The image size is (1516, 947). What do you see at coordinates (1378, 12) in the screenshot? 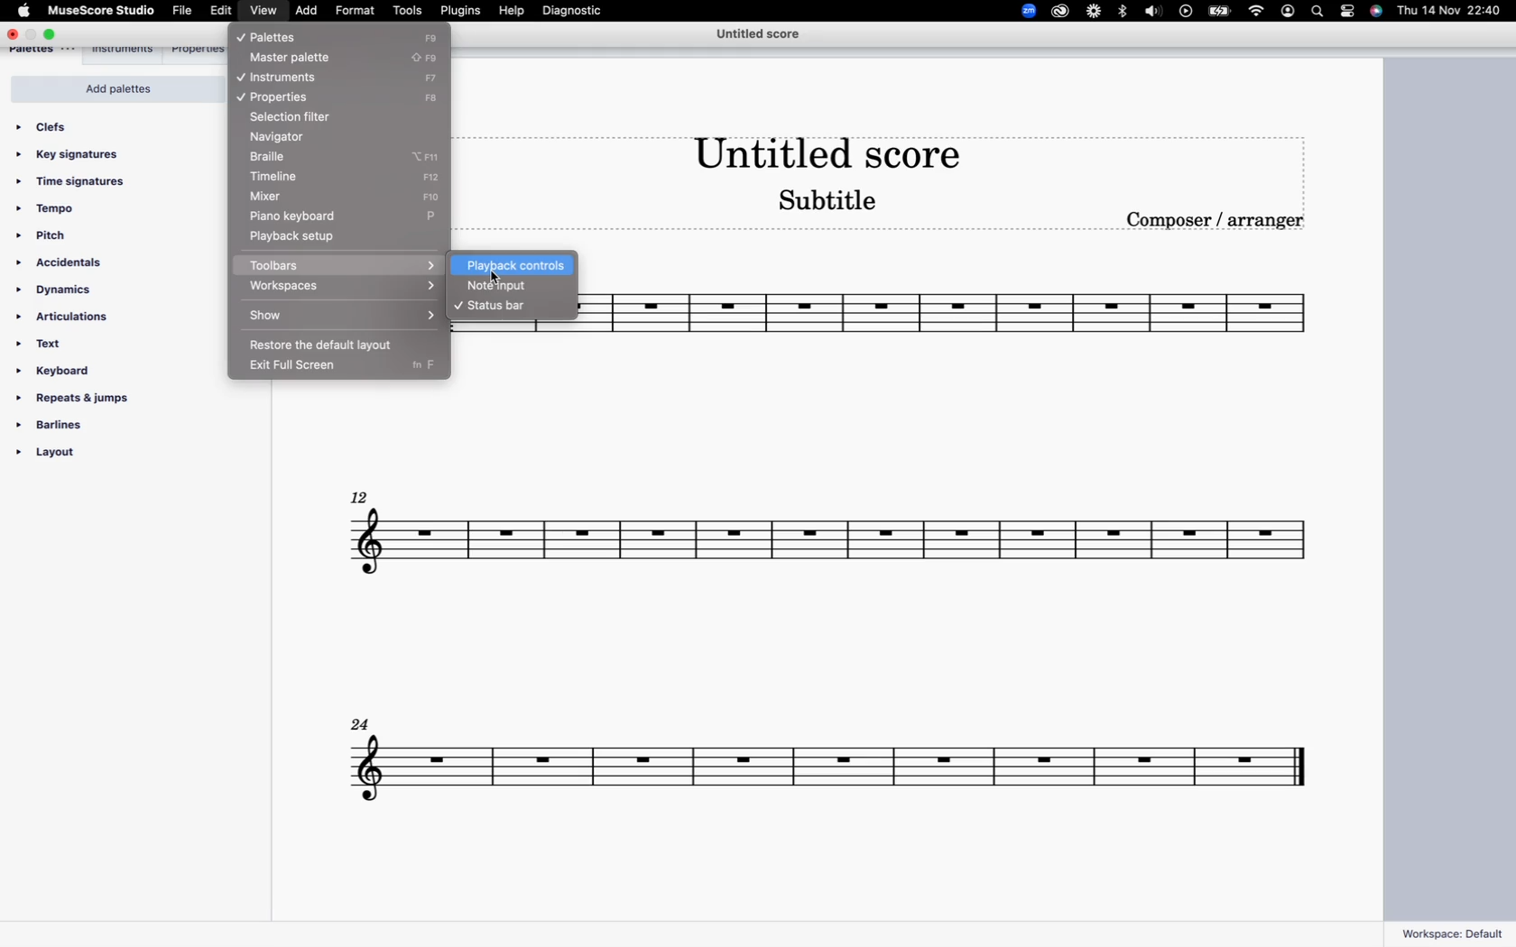
I see `siri` at bounding box center [1378, 12].